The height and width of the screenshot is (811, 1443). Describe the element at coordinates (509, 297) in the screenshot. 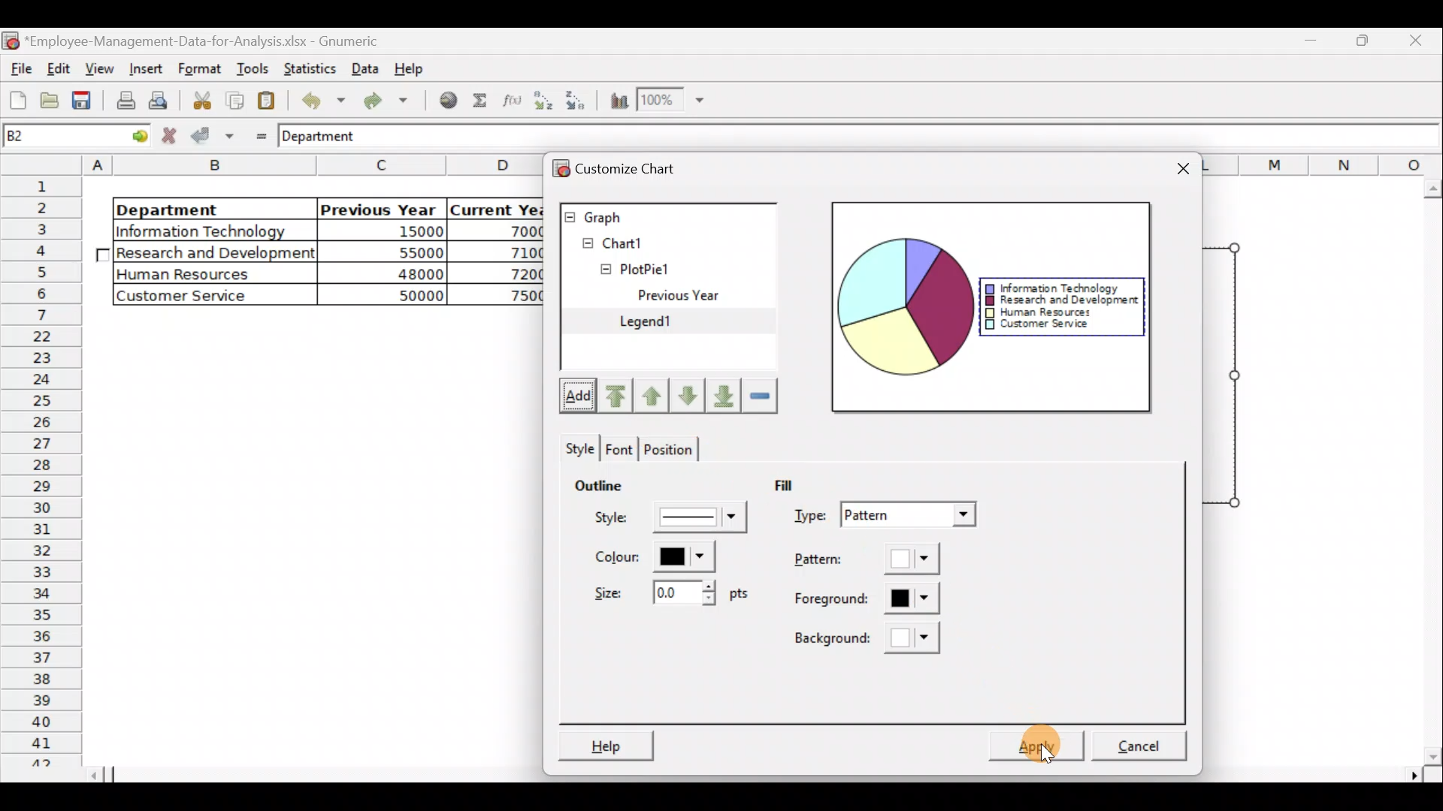

I see `75000` at that location.